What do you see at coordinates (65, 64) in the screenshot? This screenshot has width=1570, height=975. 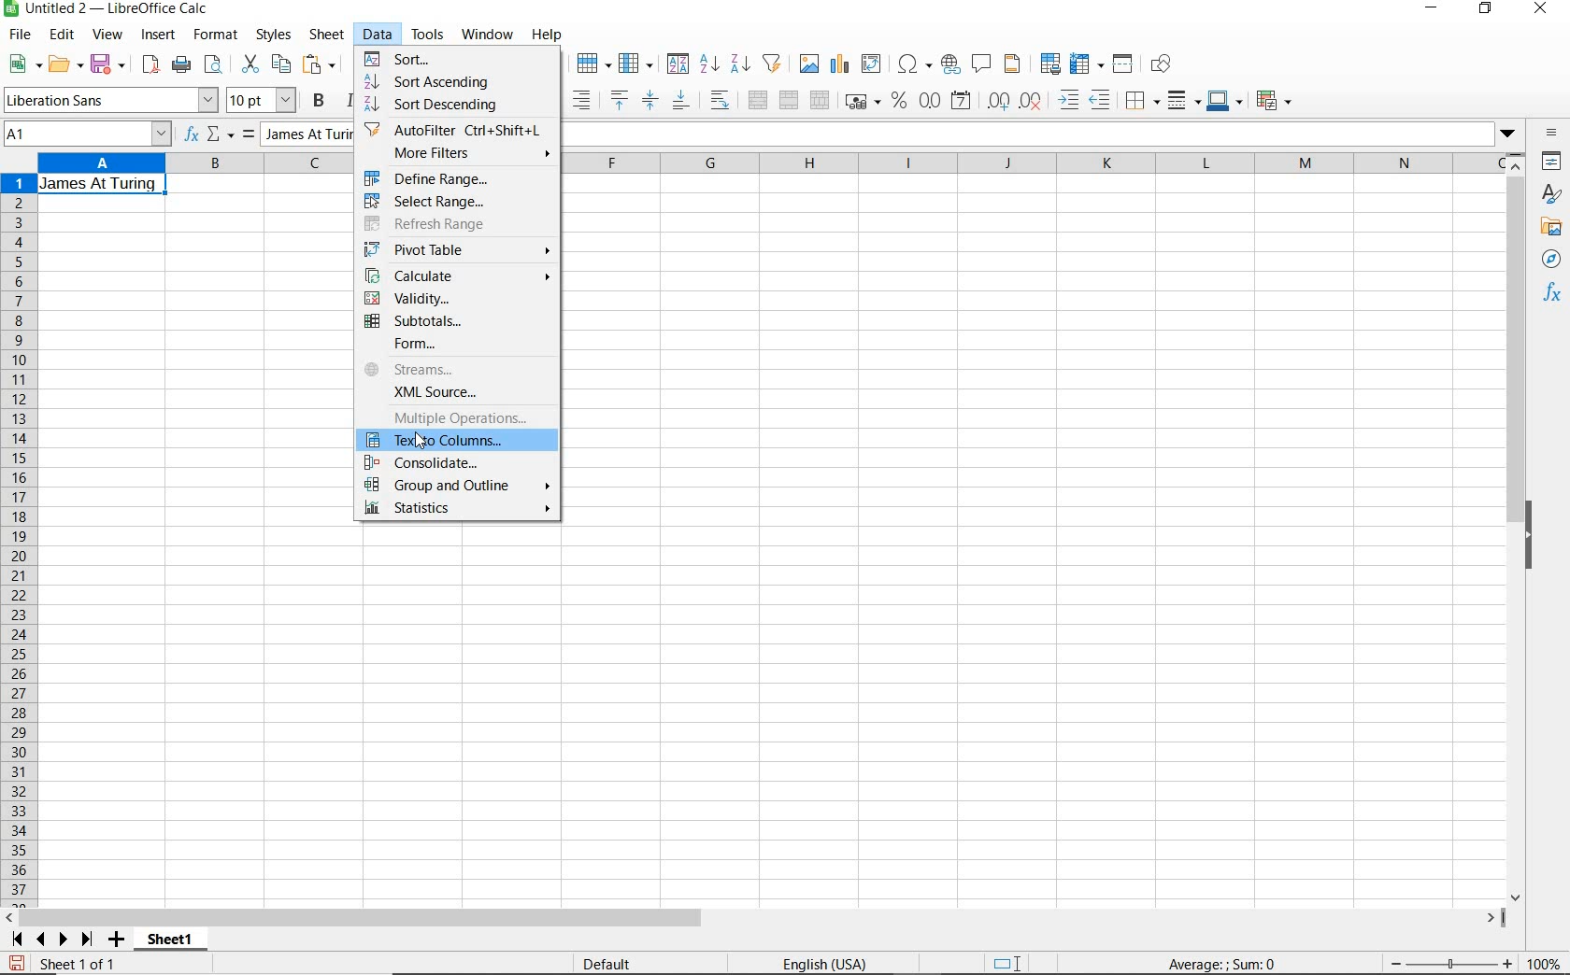 I see `open` at bounding box center [65, 64].